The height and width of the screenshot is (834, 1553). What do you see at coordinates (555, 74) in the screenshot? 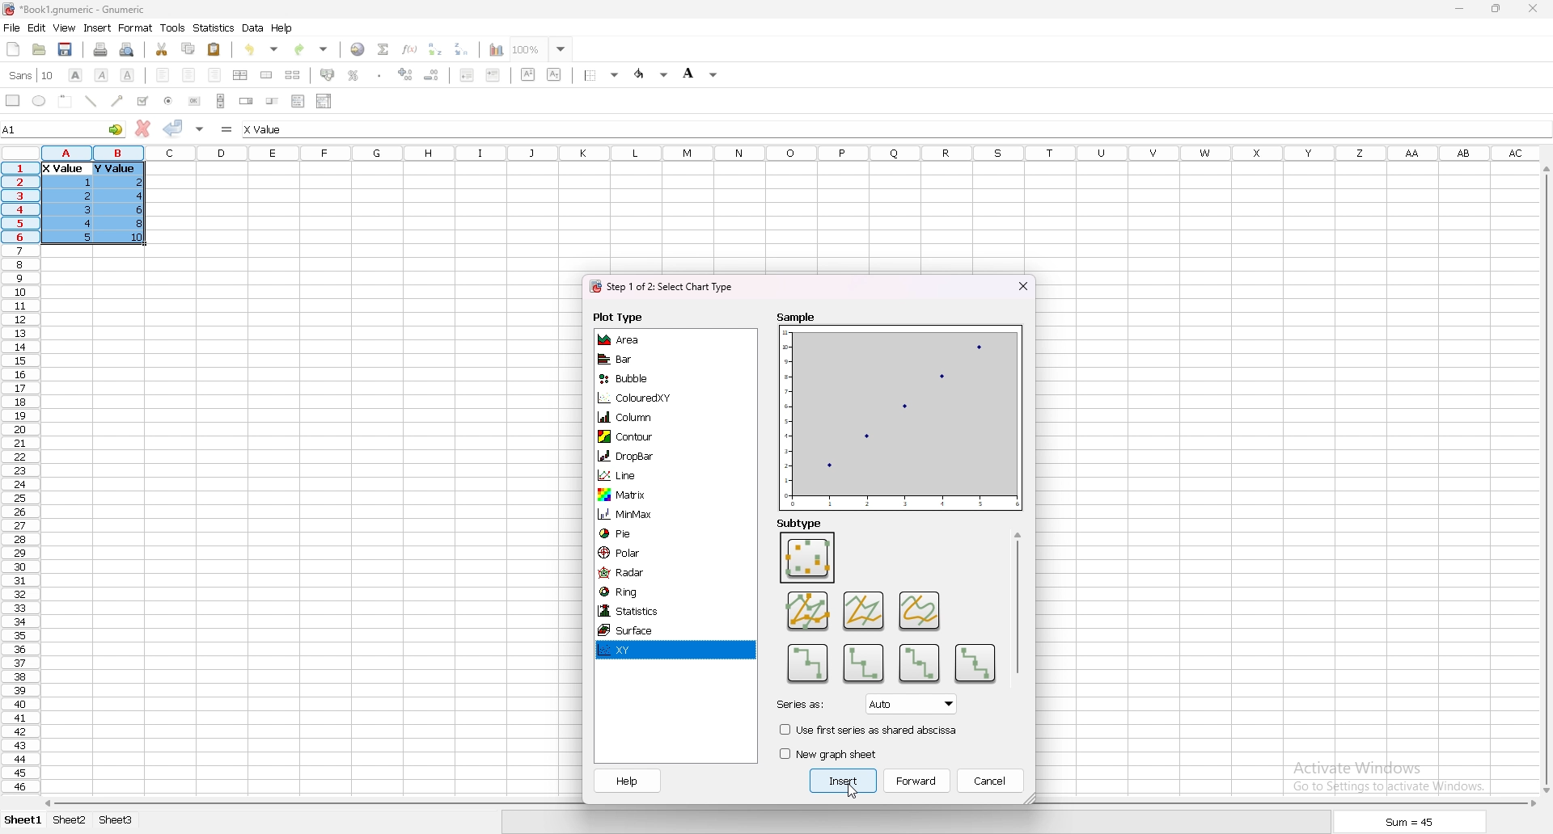
I see `subscript` at bounding box center [555, 74].